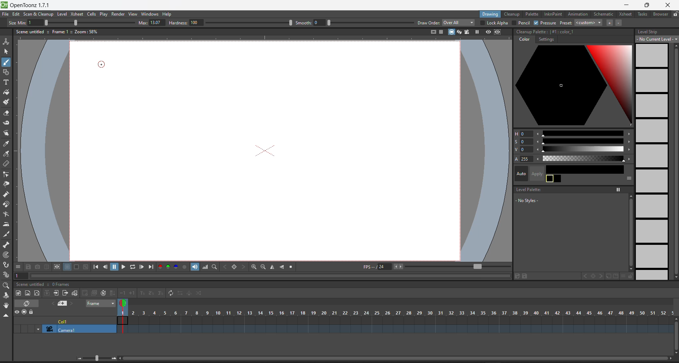 The image size is (679, 363). Describe the element at coordinates (163, 267) in the screenshot. I see `red green channel` at that location.